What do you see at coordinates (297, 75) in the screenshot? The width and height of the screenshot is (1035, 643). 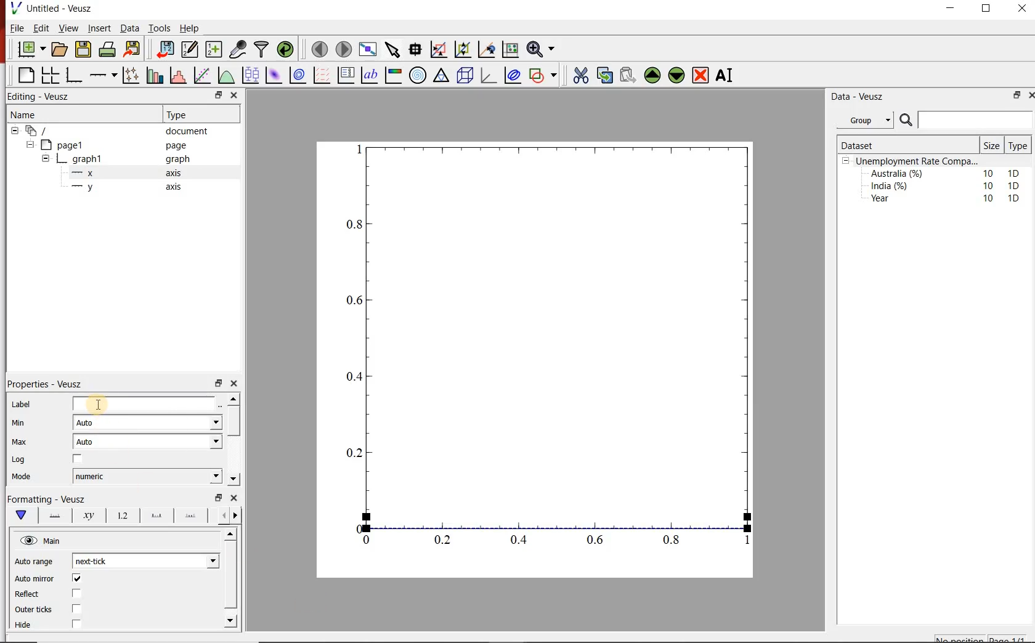 I see `plot 2d datasets as contours` at bounding box center [297, 75].